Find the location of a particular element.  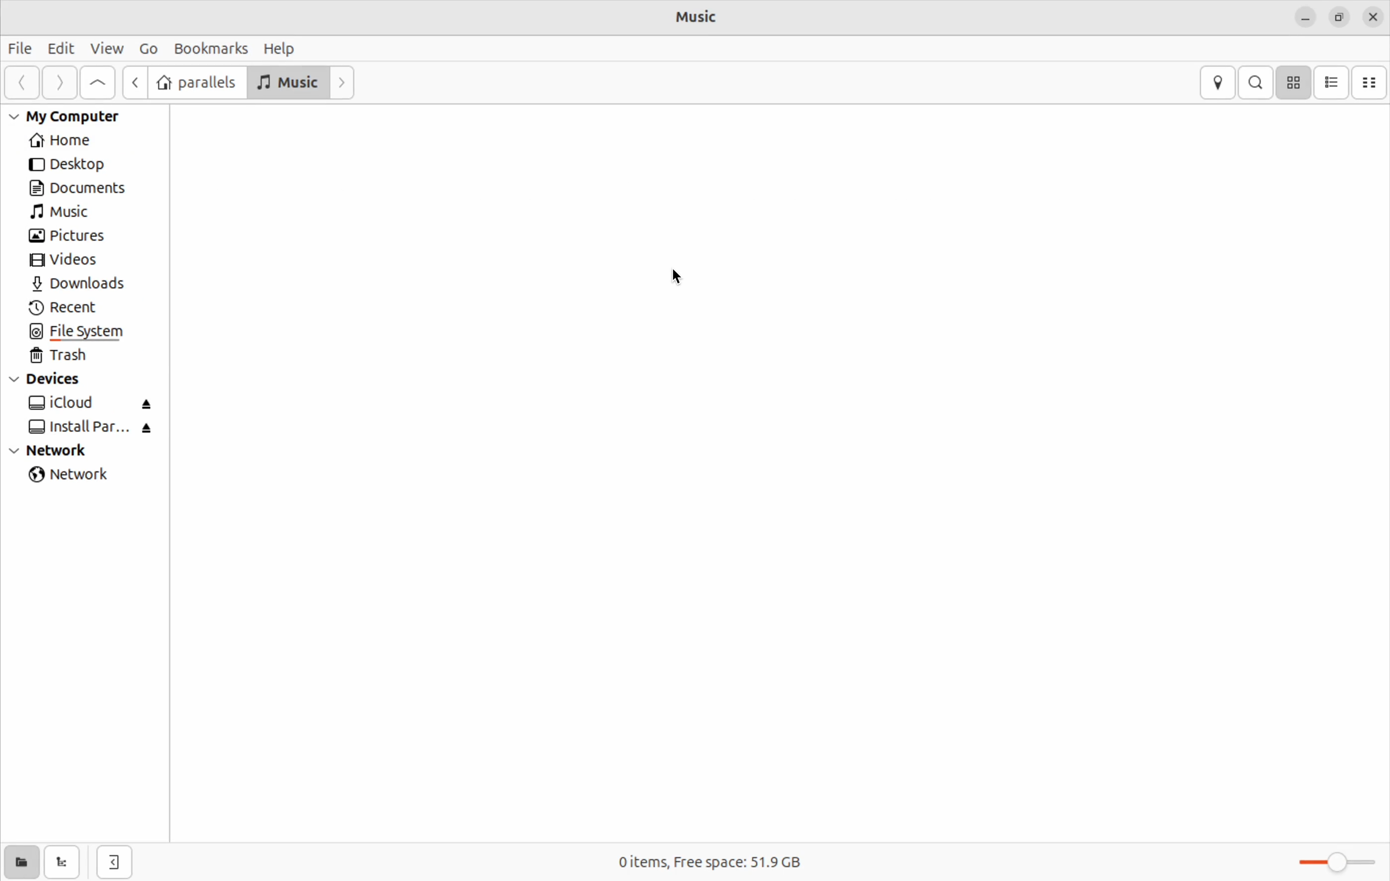

show places is located at coordinates (18, 861).